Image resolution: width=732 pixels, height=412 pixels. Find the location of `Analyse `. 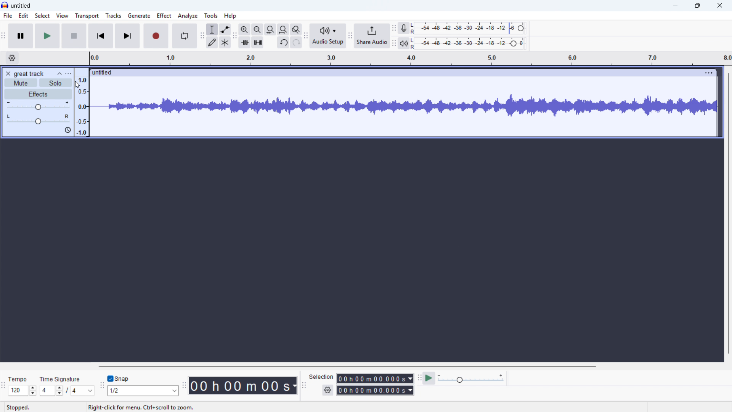

Analyse  is located at coordinates (187, 16).